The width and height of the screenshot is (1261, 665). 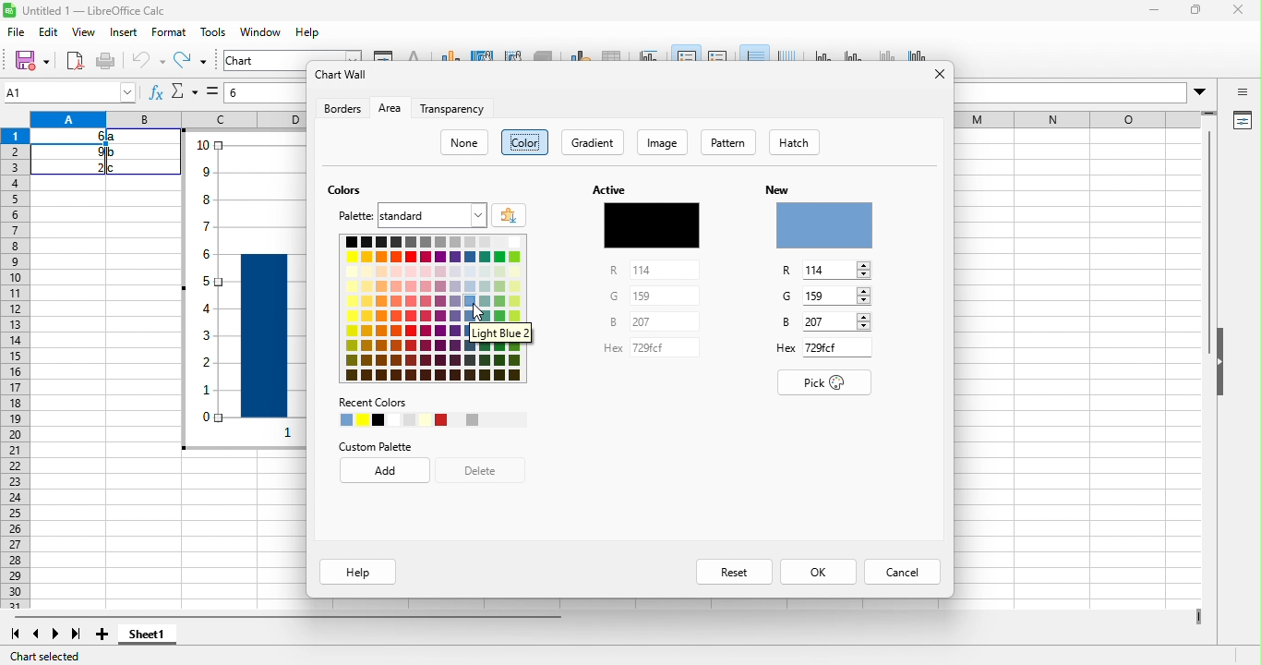 What do you see at coordinates (55, 636) in the screenshot?
I see `next` at bounding box center [55, 636].